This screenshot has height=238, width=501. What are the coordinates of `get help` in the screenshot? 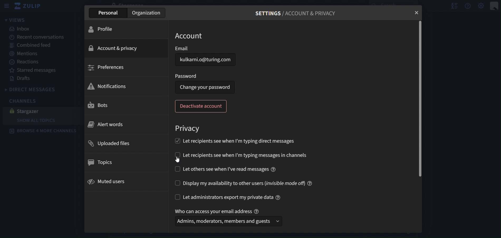 It's located at (468, 6).